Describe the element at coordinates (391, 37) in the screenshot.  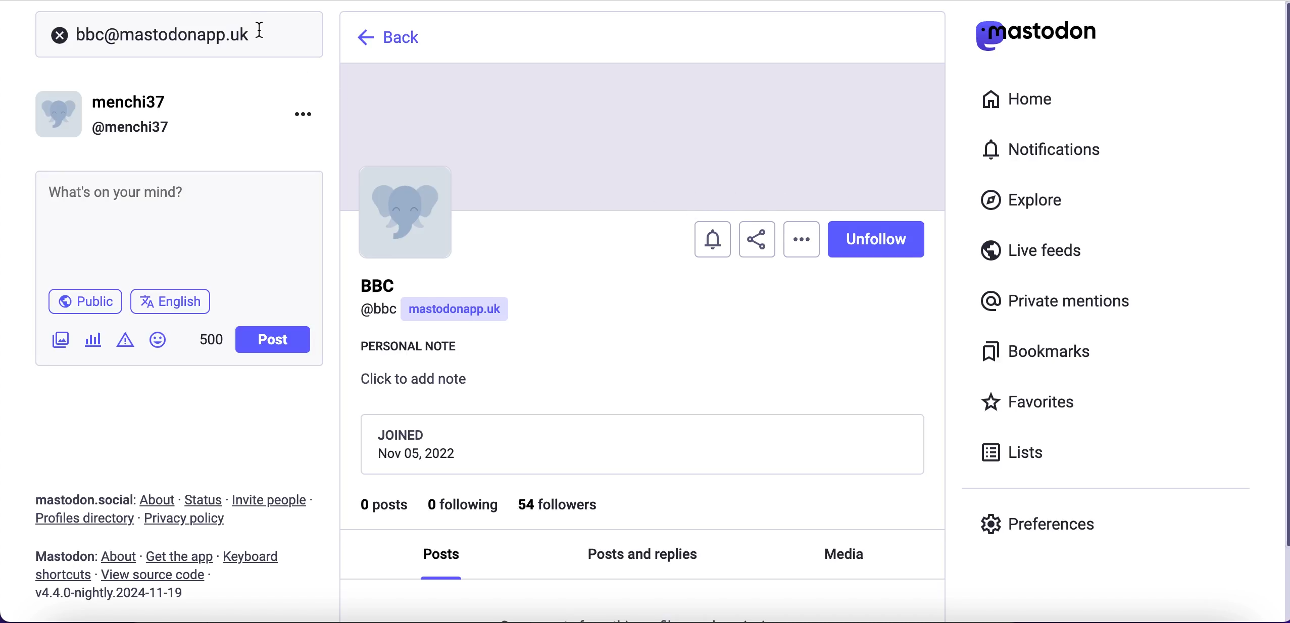
I see `back` at that location.